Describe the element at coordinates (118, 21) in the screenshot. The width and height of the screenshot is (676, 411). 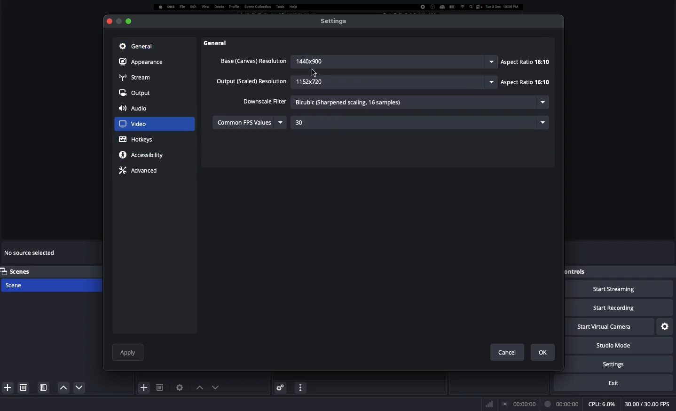
I see `Button` at that location.